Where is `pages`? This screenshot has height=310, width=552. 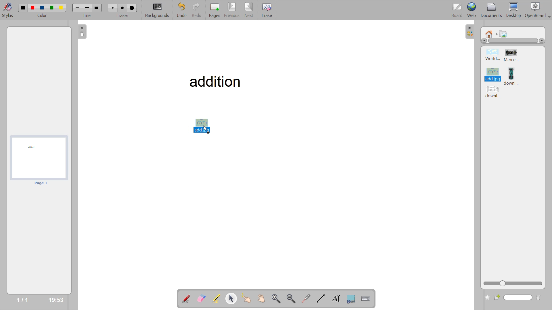 pages is located at coordinates (214, 10).